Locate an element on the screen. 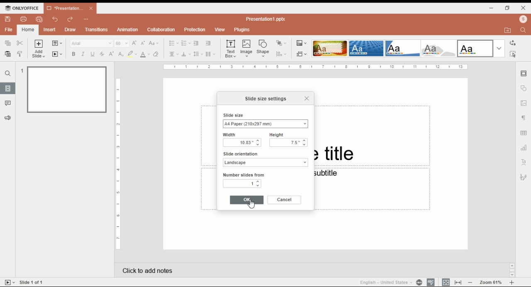  slide them option is located at coordinates (330, 48).